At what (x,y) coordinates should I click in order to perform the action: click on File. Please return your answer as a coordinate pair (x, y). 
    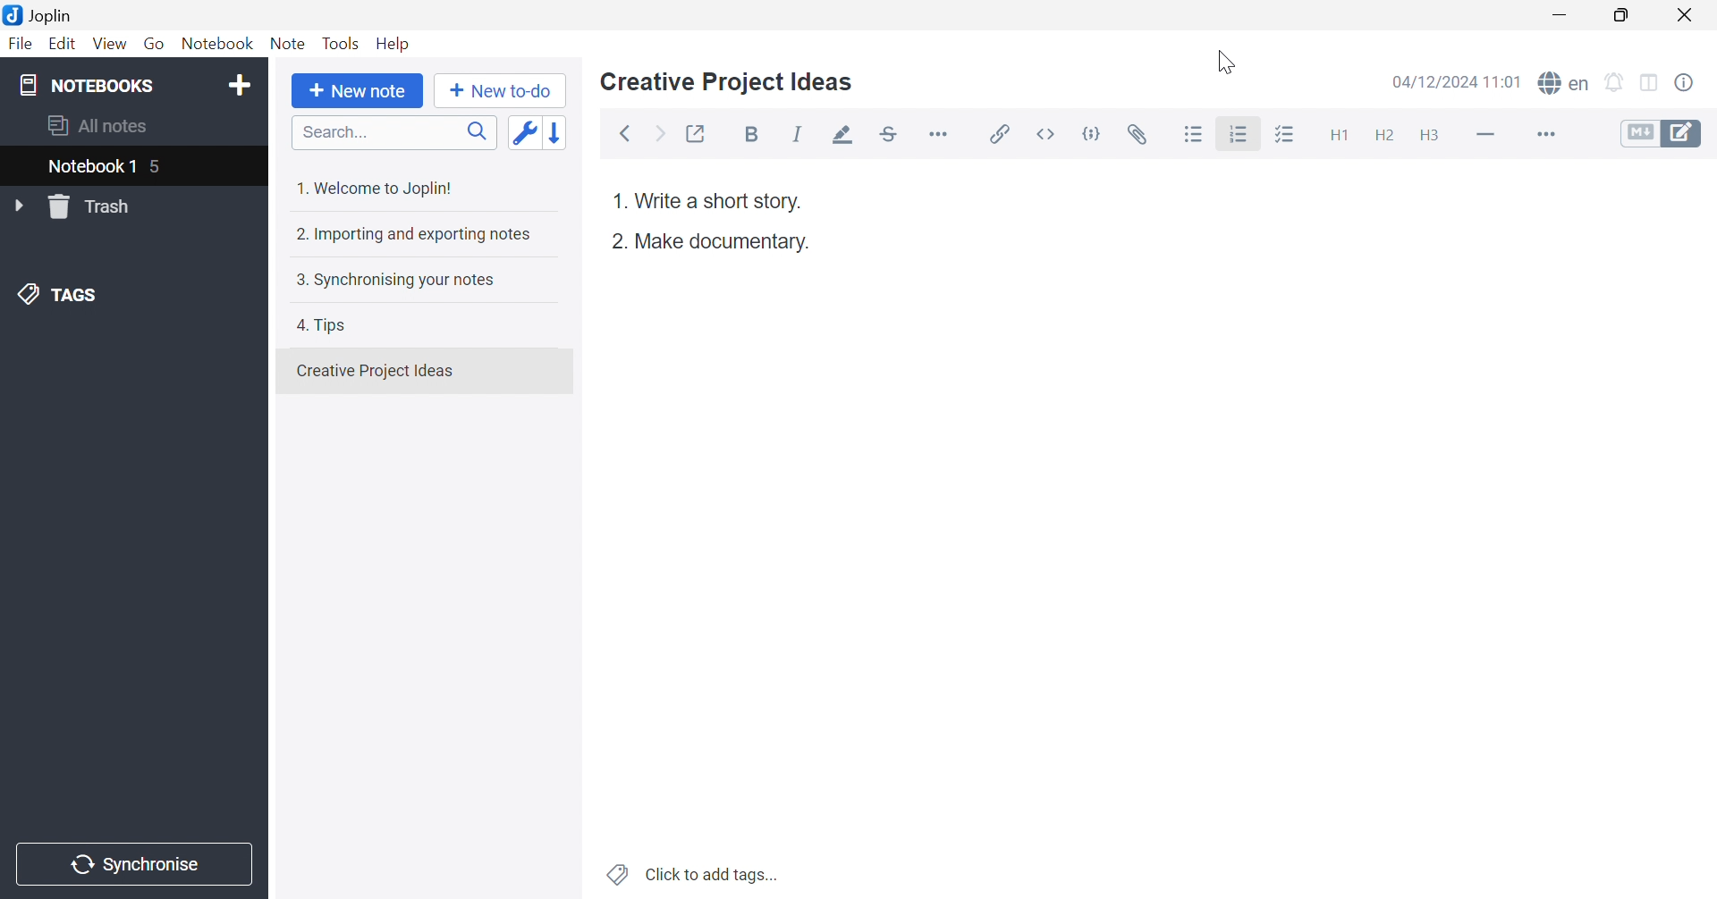
    Looking at the image, I should click on (20, 46).